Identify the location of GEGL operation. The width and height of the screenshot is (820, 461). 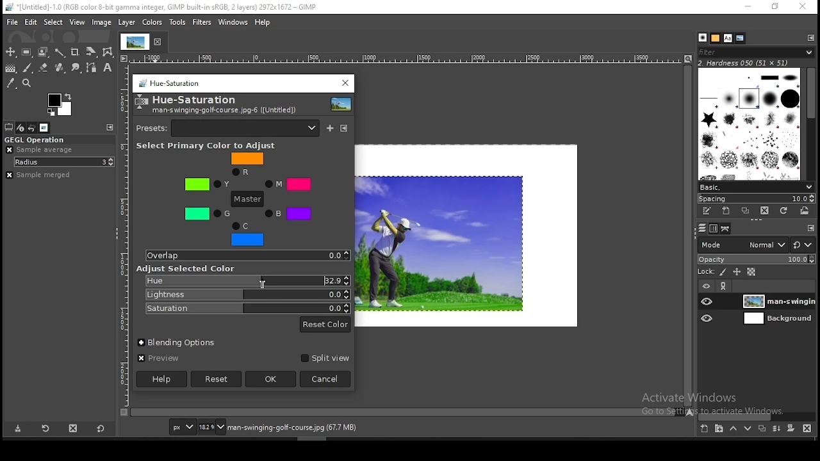
(53, 138).